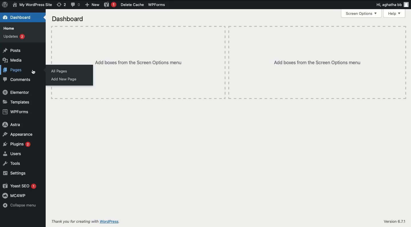 This screenshot has height=227, width=411. What do you see at coordinates (132, 5) in the screenshot?
I see `Delete cache` at bounding box center [132, 5].